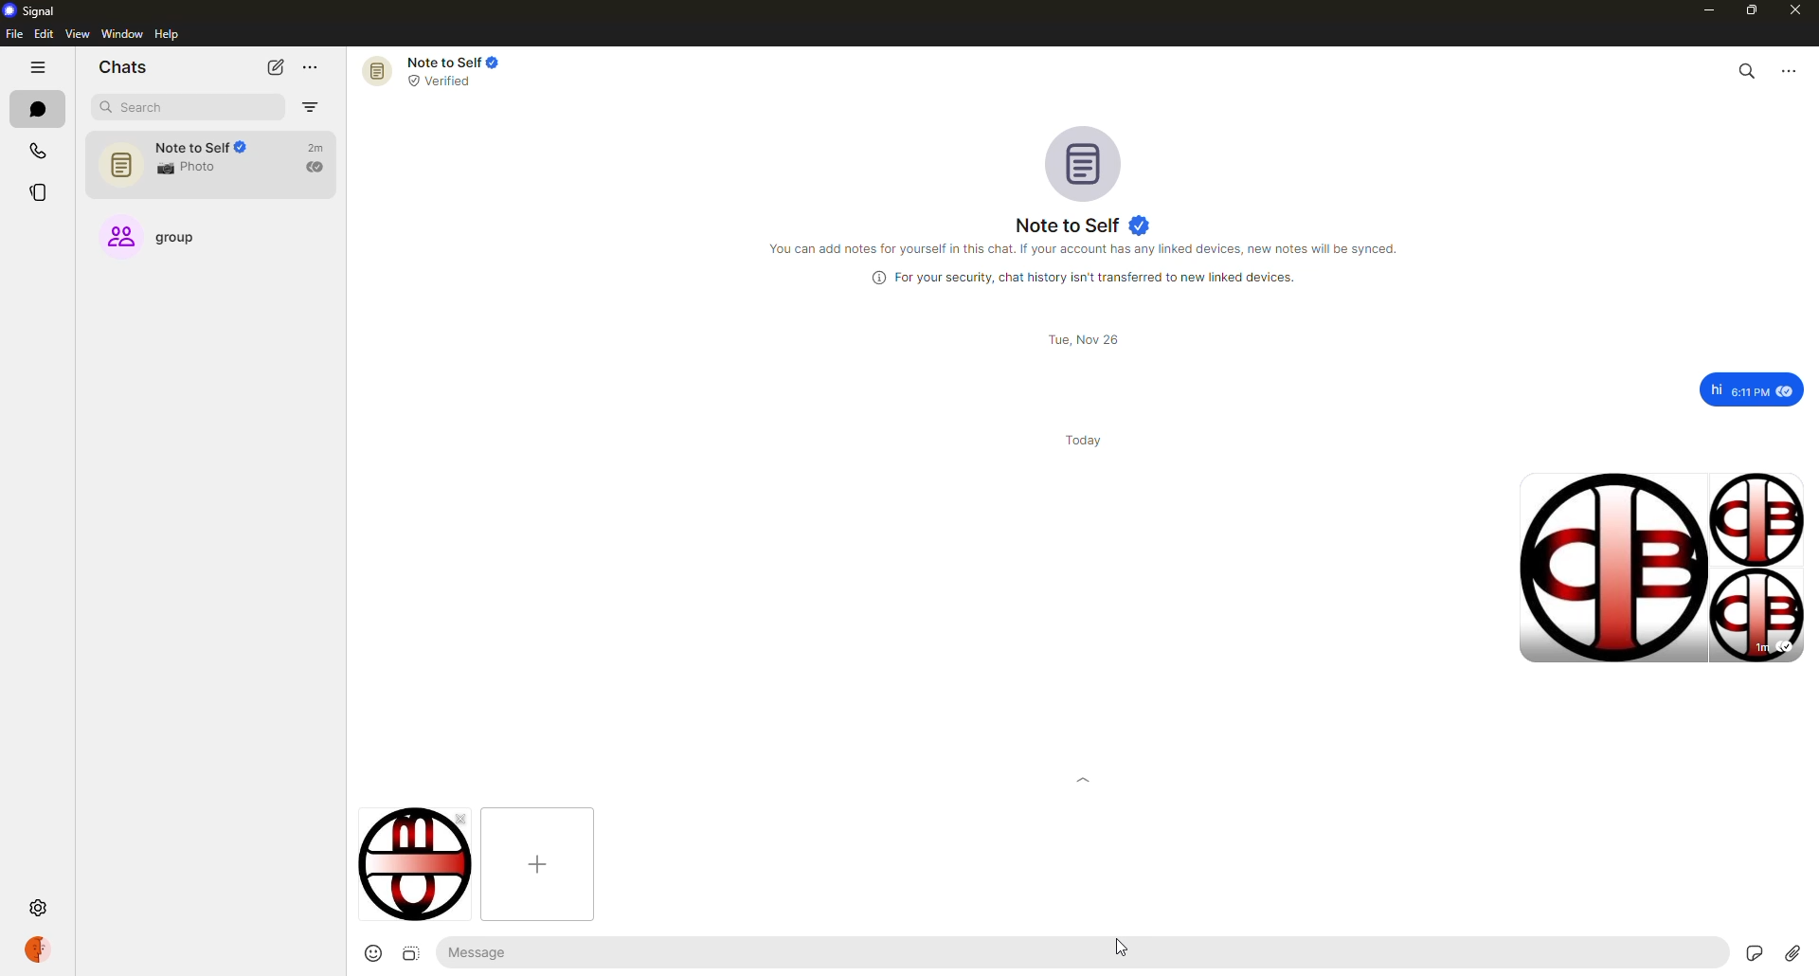 This screenshot has height=976, width=1819. I want to click on message, so click(542, 952).